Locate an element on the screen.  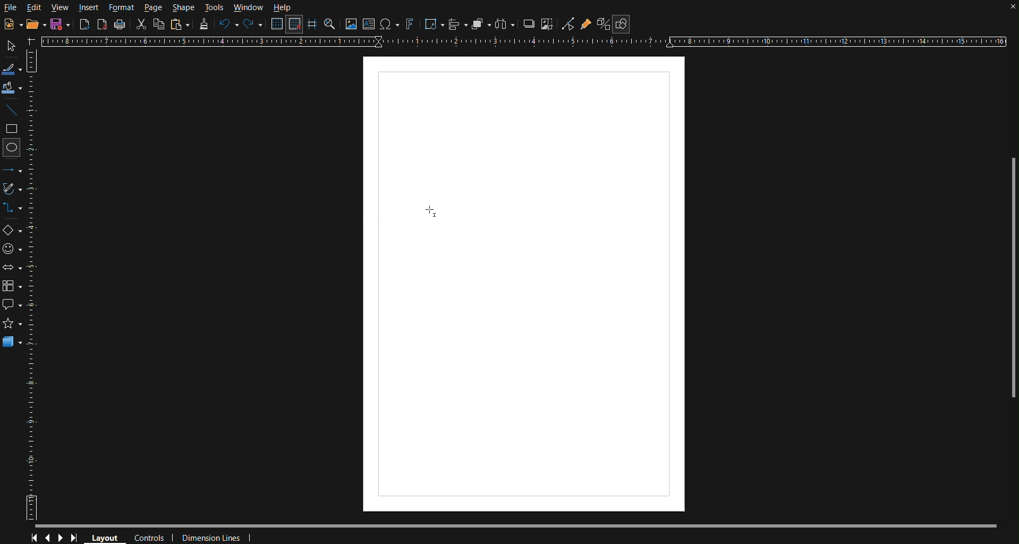
Distribute objects is located at coordinates (508, 25).